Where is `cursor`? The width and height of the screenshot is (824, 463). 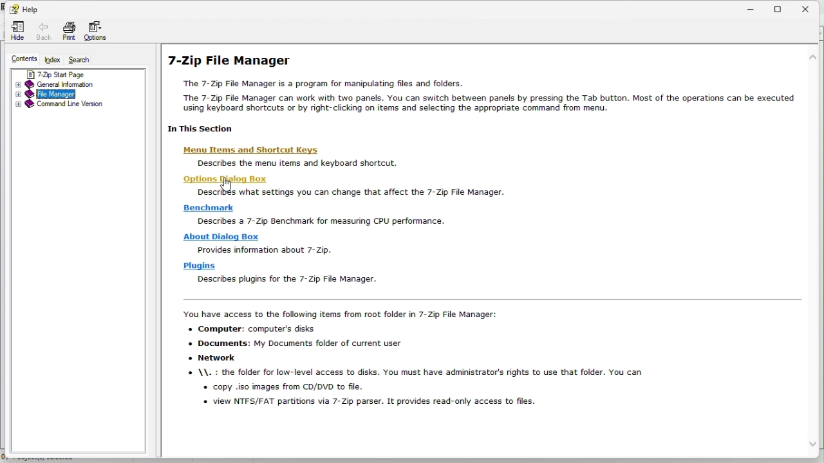 cursor is located at coordinates (225, 183).